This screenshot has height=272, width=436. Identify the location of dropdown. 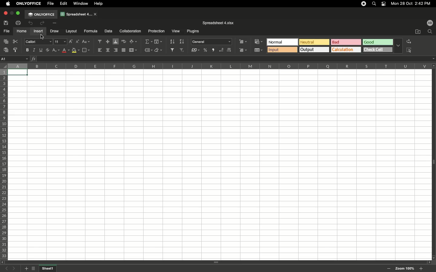
(433, 59).